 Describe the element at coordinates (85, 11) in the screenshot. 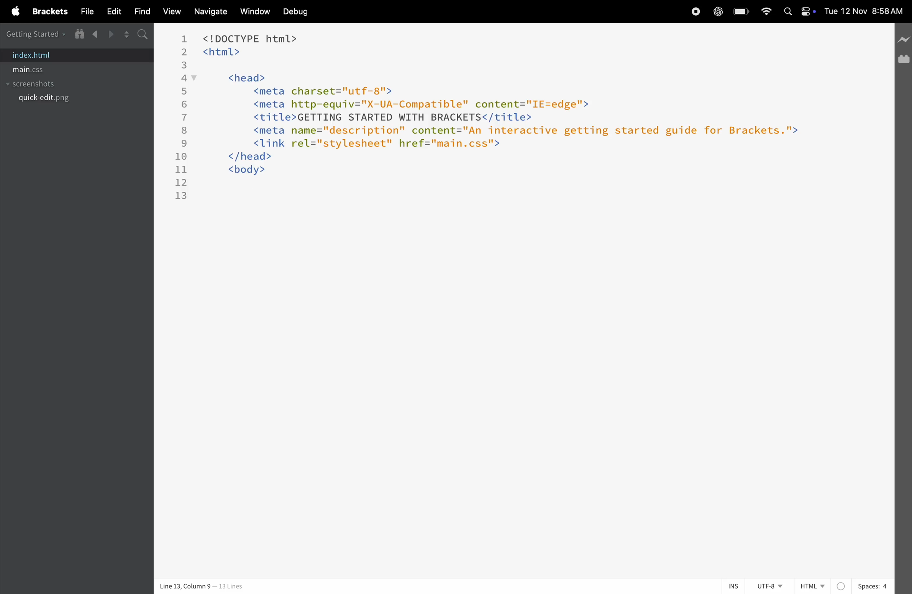

I see `file` at that location.